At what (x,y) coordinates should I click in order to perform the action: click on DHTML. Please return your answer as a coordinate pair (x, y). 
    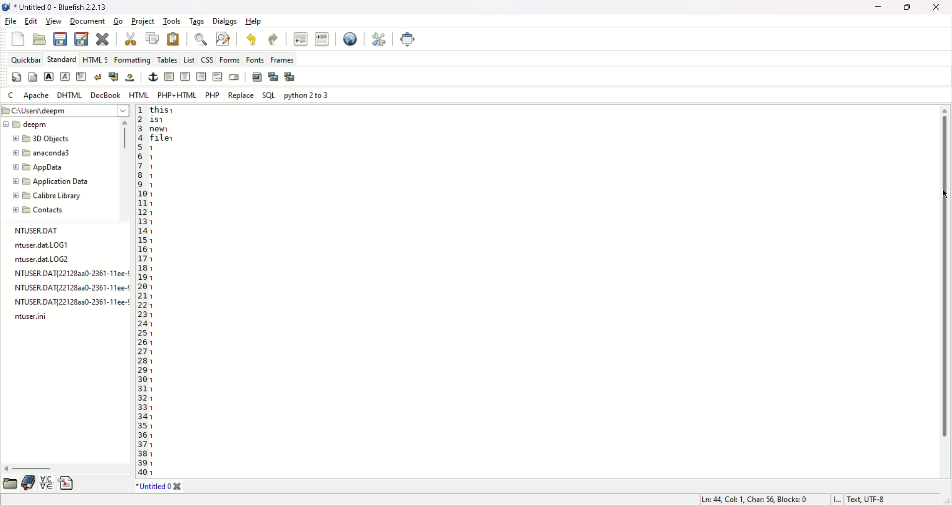
    Looking at the image, I should click on (68, 95).